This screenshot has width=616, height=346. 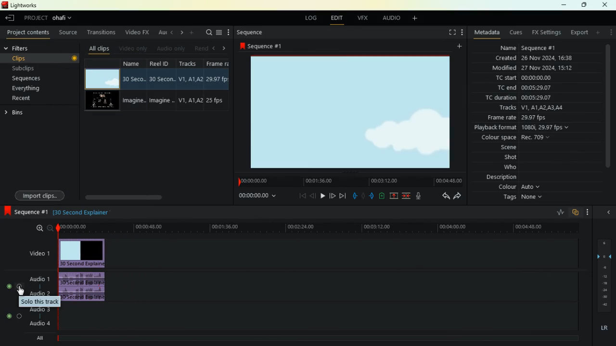 What do you see at coordinates (172, 34) in the screenshot?
I see `left` at bounding box center [172, 34].